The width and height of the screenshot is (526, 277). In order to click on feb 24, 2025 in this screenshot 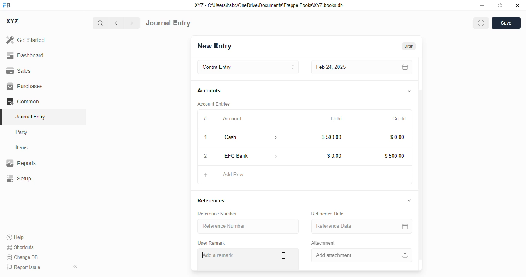, I will do `click(345, 67)`.